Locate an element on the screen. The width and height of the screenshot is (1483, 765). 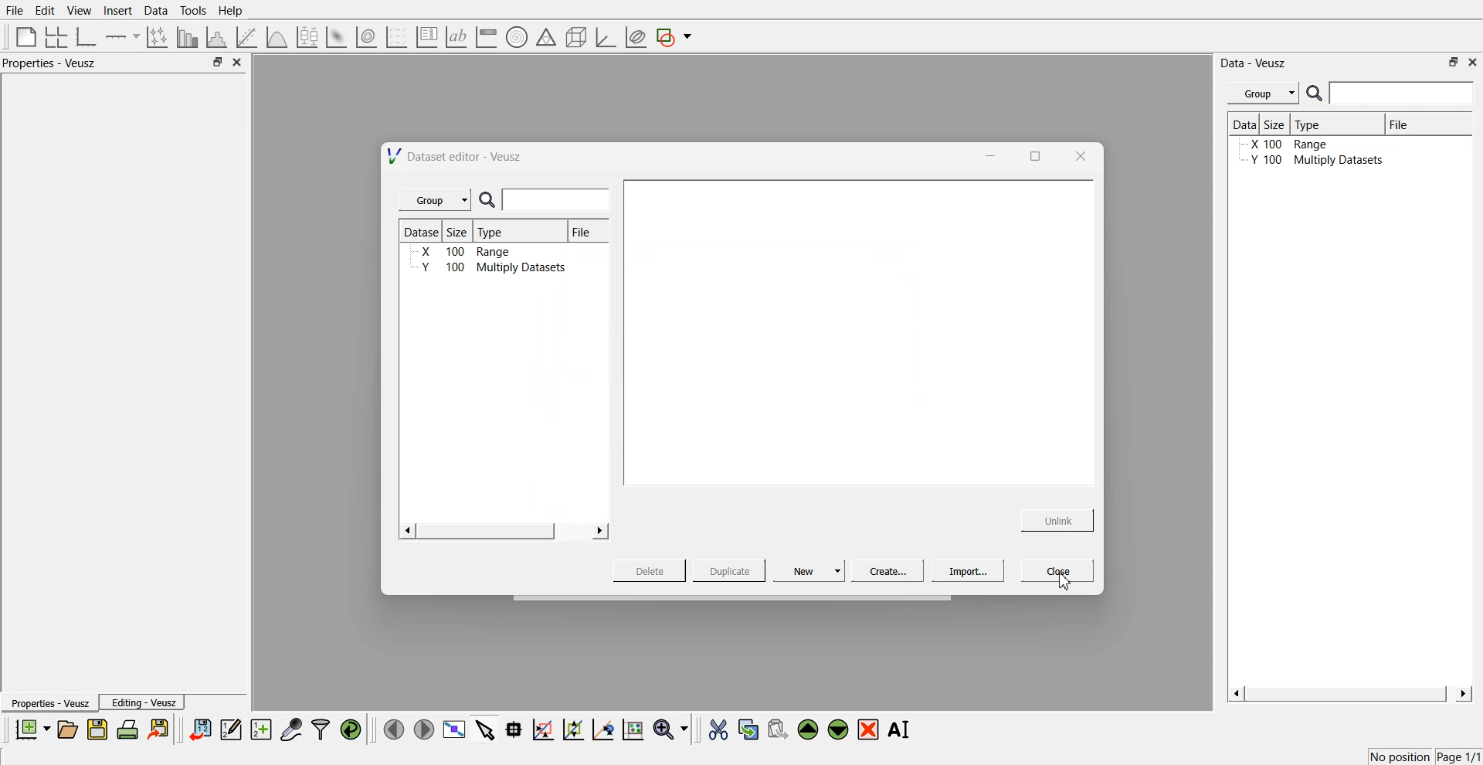
View is located at coordinates (78, 11).